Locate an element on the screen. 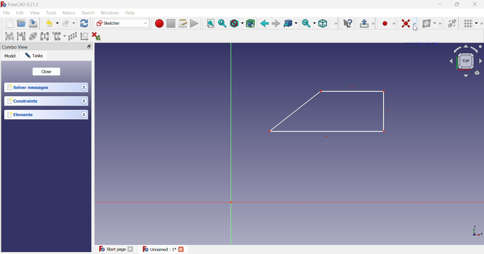  Tasks is located at coordinates (35, 55).